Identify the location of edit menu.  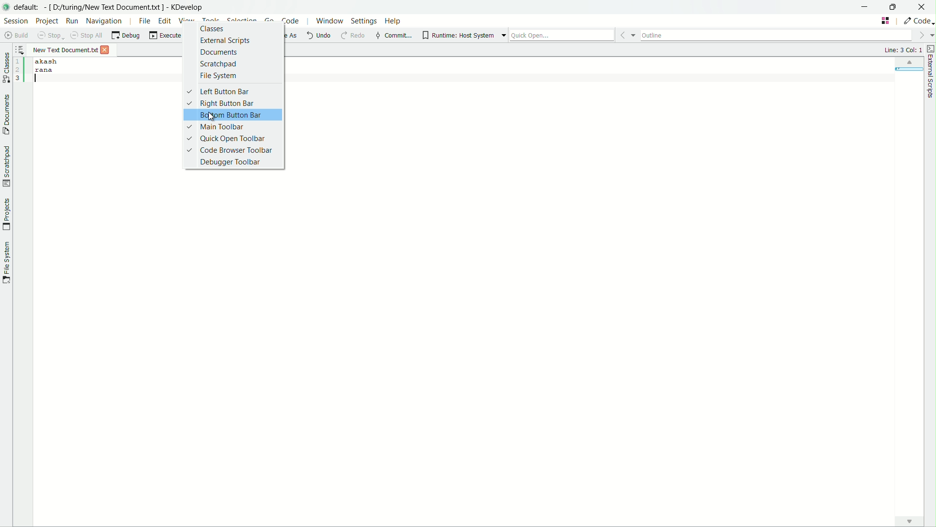
(165, 21).